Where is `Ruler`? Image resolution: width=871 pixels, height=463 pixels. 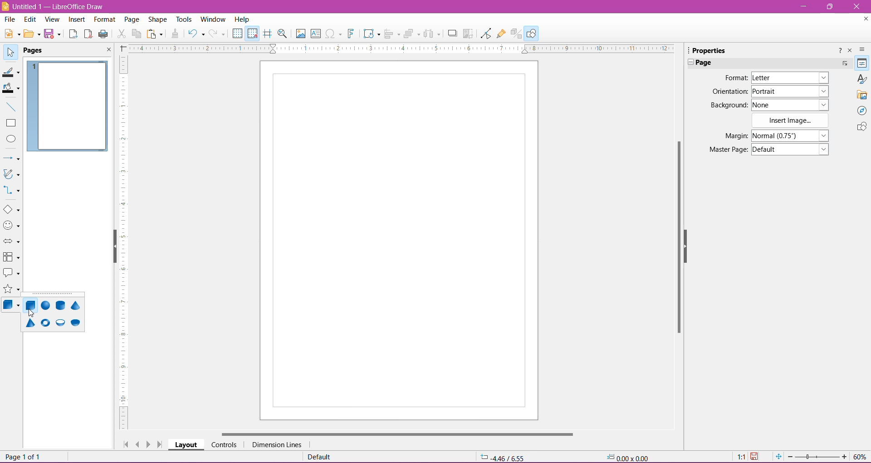
Ruler is located at coordinates (398, 48).